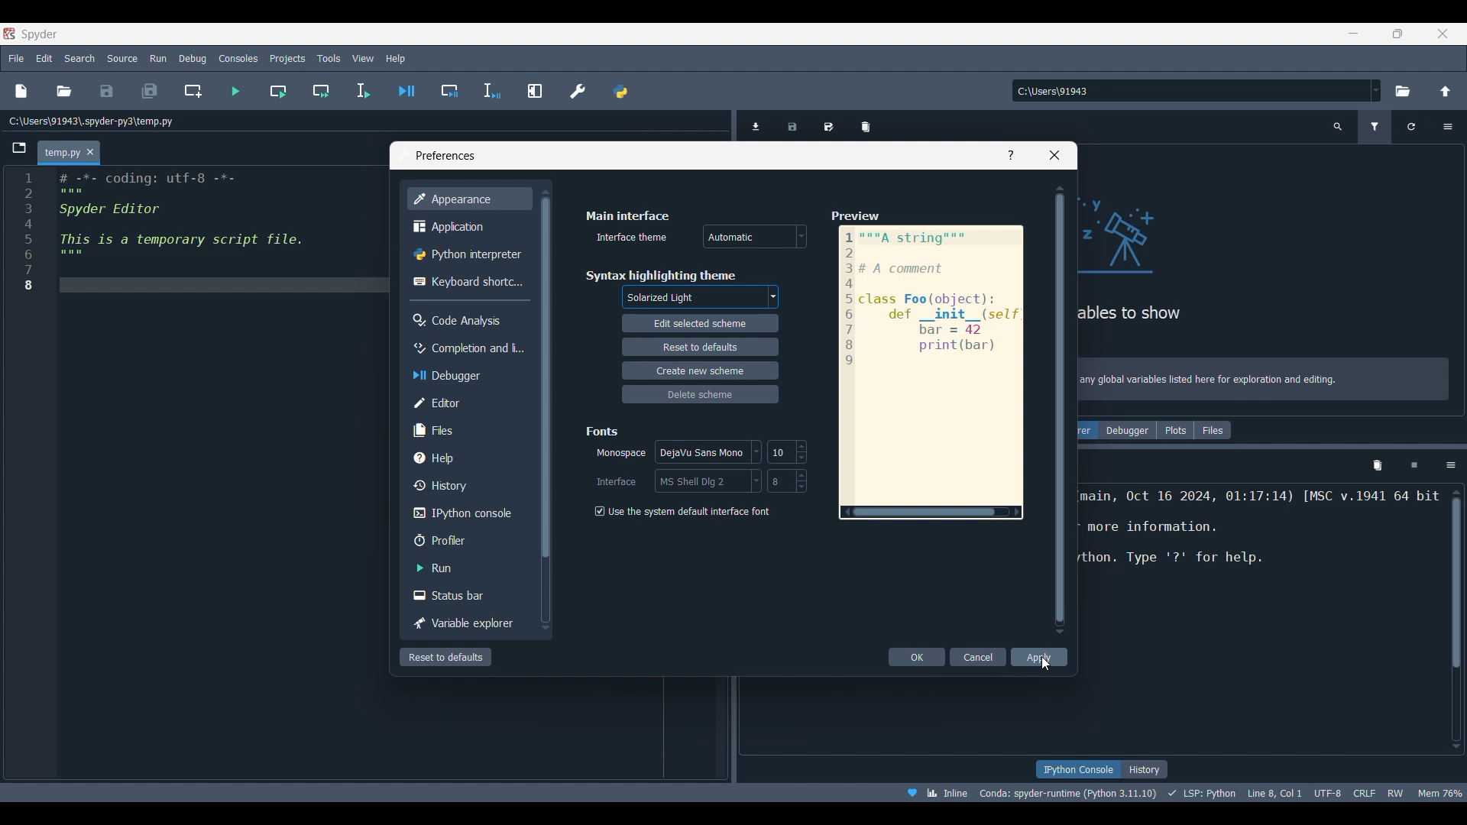 Image resolution: width=1467 pixels, height=825 pixels. What do you see at coordinates (1260, 542) in the screenshot?
I see `ipython console pane` at bounding box center [1260, 542].